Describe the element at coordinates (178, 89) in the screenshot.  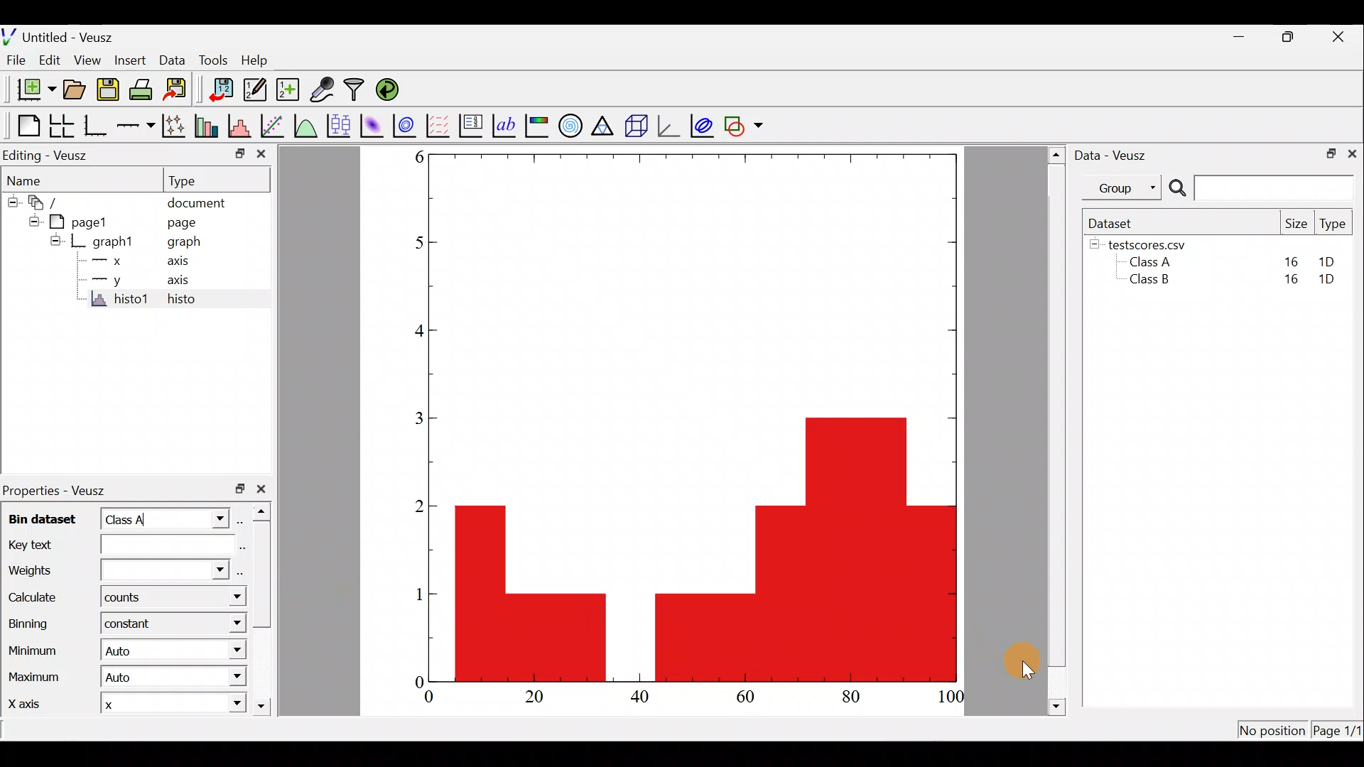
I see `Export to graphics format` at that location.